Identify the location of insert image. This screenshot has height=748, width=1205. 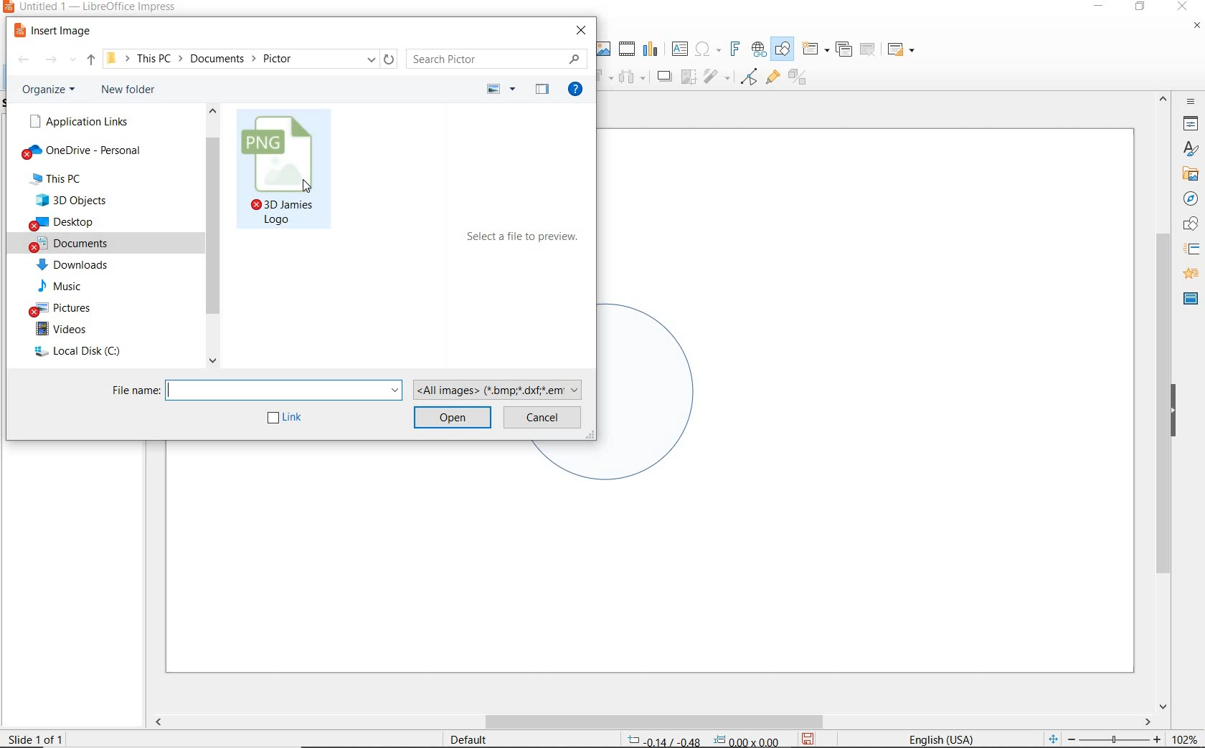
(56, 31).